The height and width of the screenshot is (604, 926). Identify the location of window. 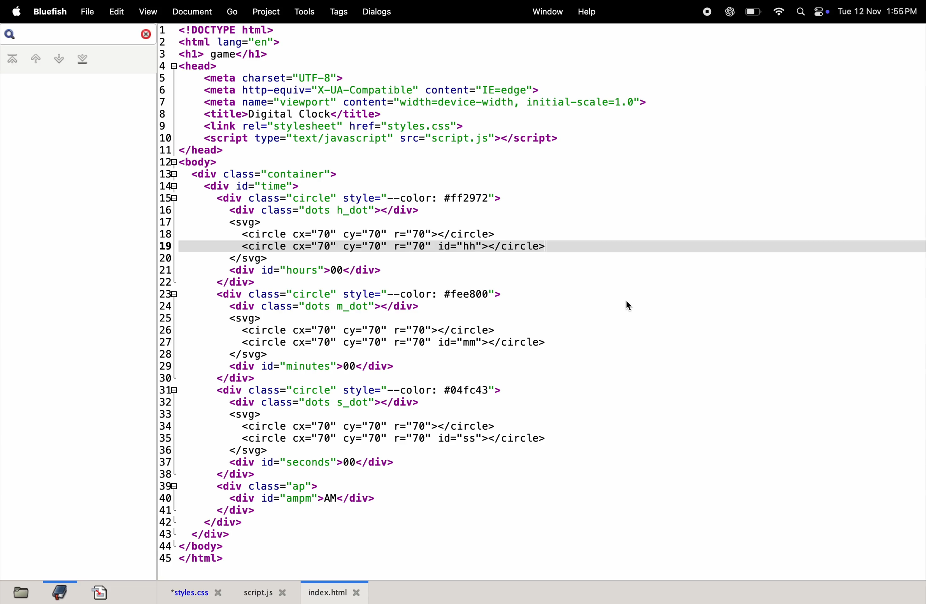
(545, 11).